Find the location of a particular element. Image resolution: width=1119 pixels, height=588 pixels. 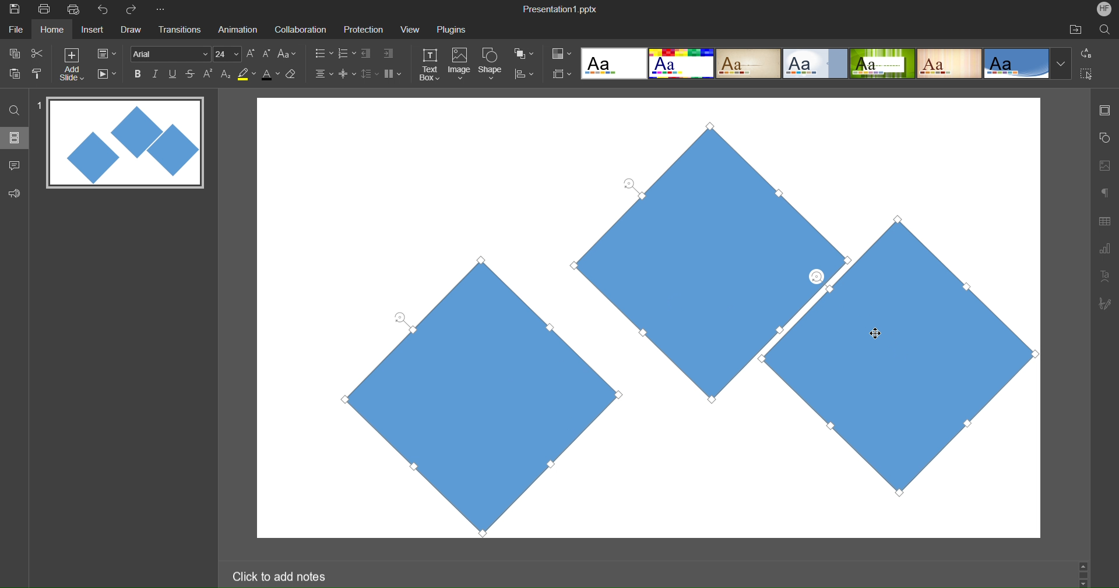

Image Settings is located at coordinates (1103, 165).